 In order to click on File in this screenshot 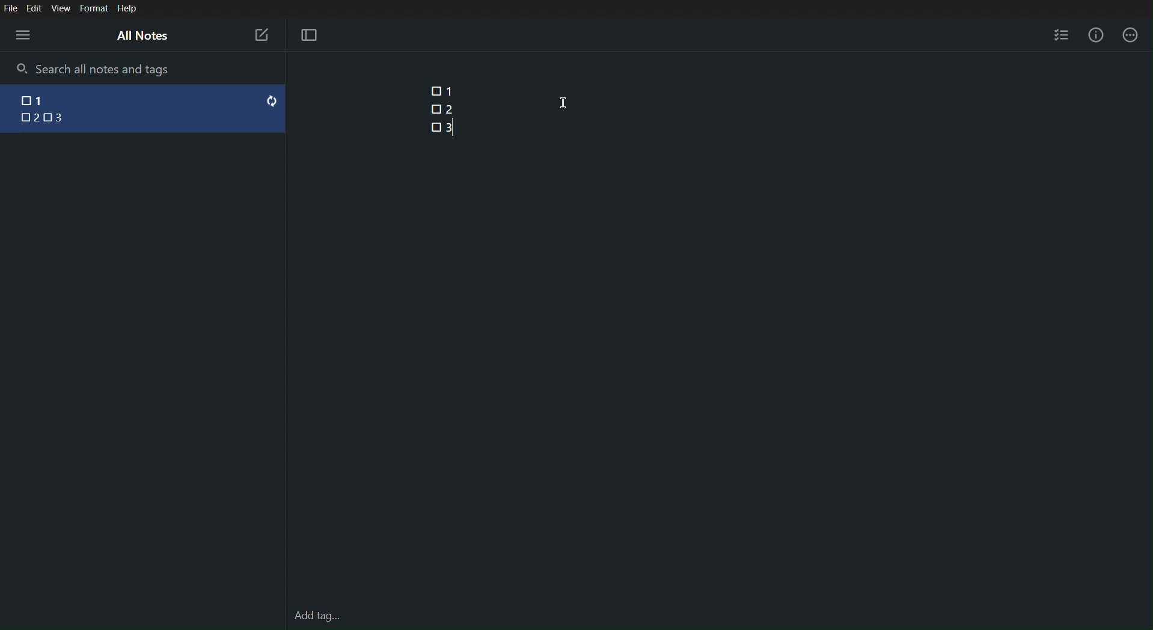, I will do `click(10, 8)`.